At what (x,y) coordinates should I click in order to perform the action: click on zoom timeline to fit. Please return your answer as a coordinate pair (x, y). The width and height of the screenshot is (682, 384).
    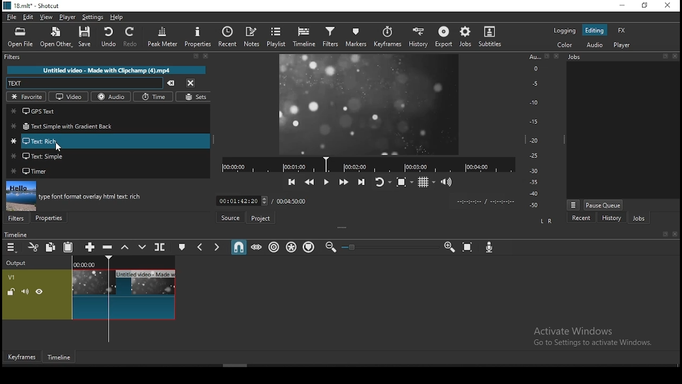
    Looking at the image, I should click on (468, 247).